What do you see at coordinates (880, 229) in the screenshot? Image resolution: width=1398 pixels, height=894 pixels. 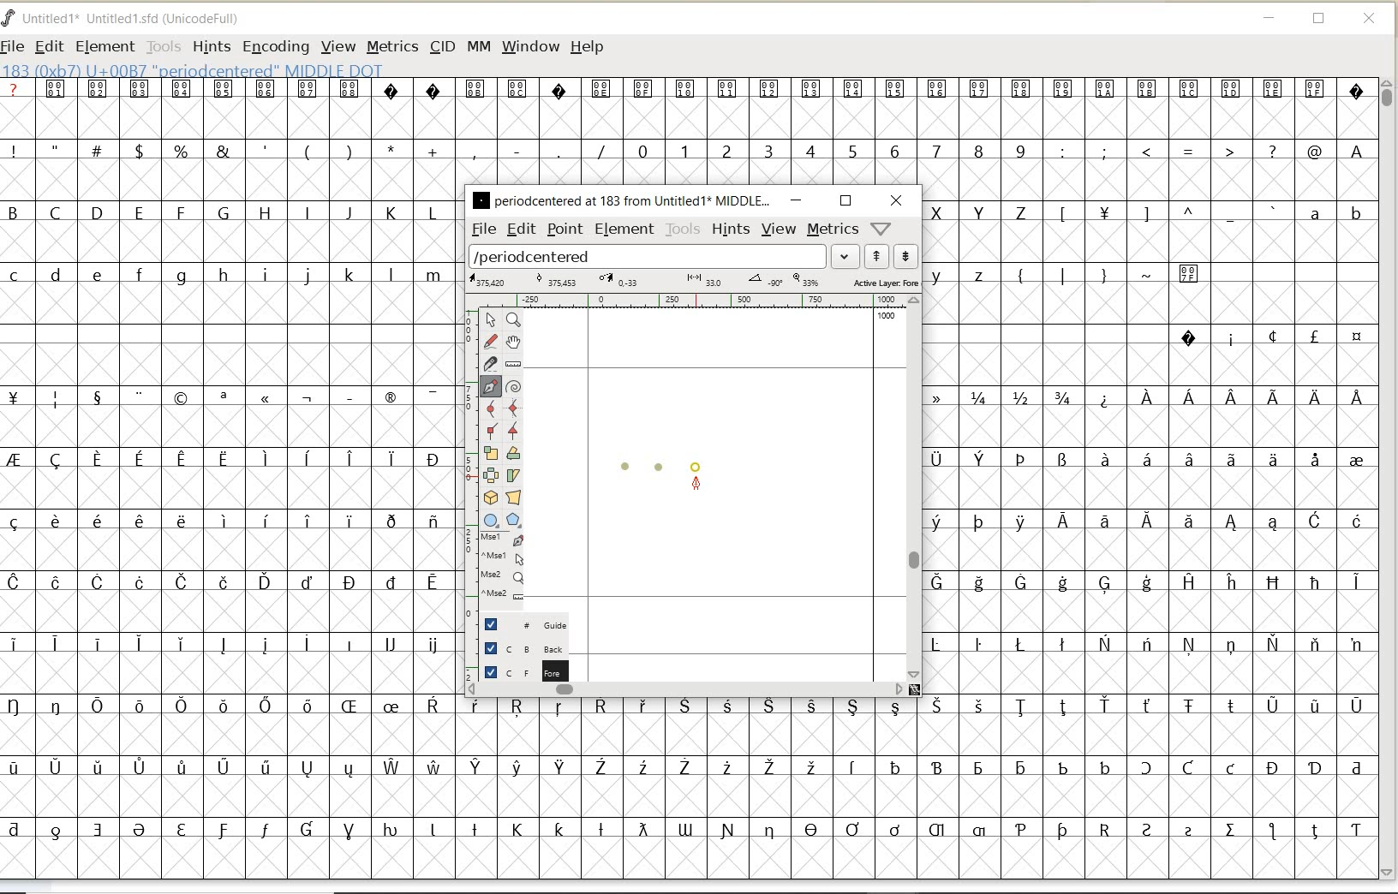 I see `help/window` at bounding box center [880, 229].